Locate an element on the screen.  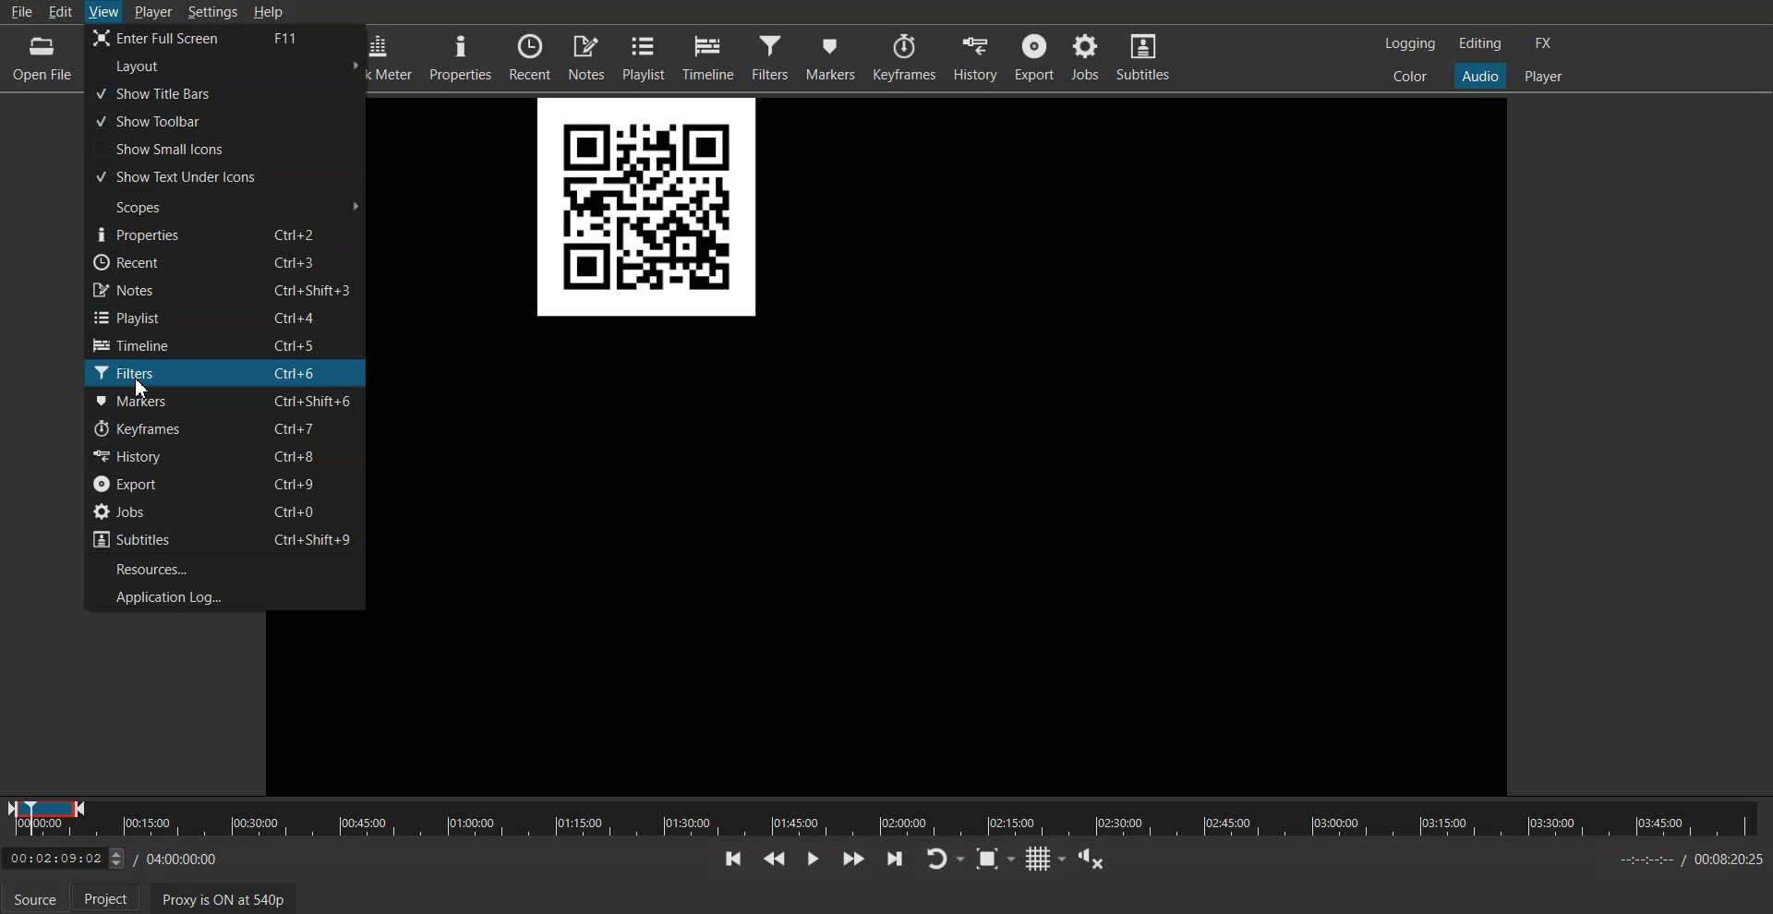
 is located at coordinates (1086, 58).